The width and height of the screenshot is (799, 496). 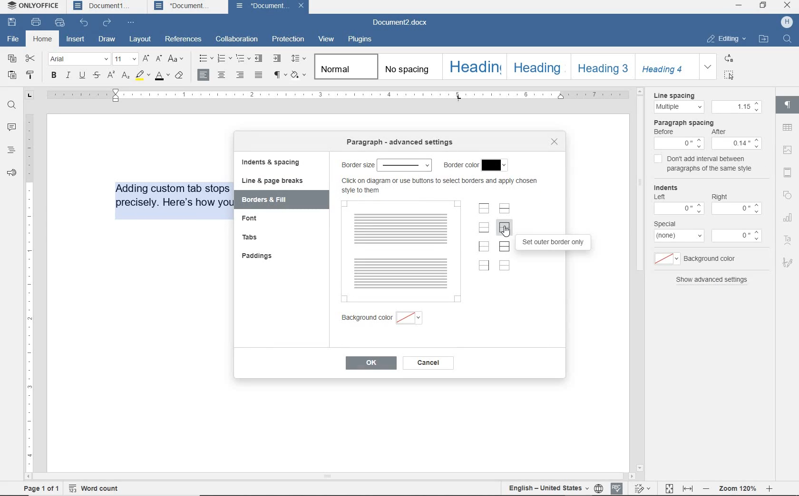 I want to click on menu, so click(x=677, y=210).